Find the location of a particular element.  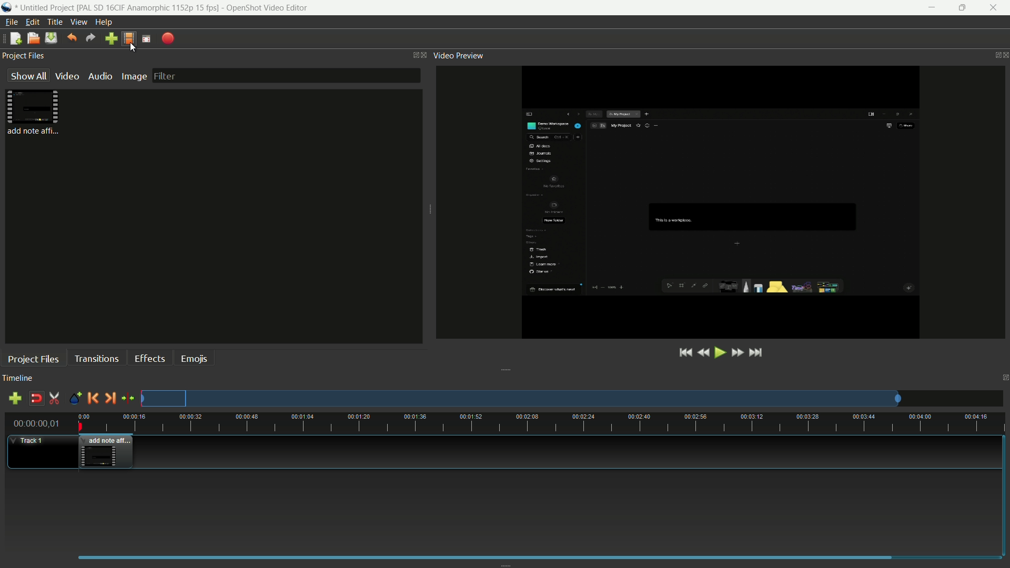

title menu is located at coordinates (53, 22).